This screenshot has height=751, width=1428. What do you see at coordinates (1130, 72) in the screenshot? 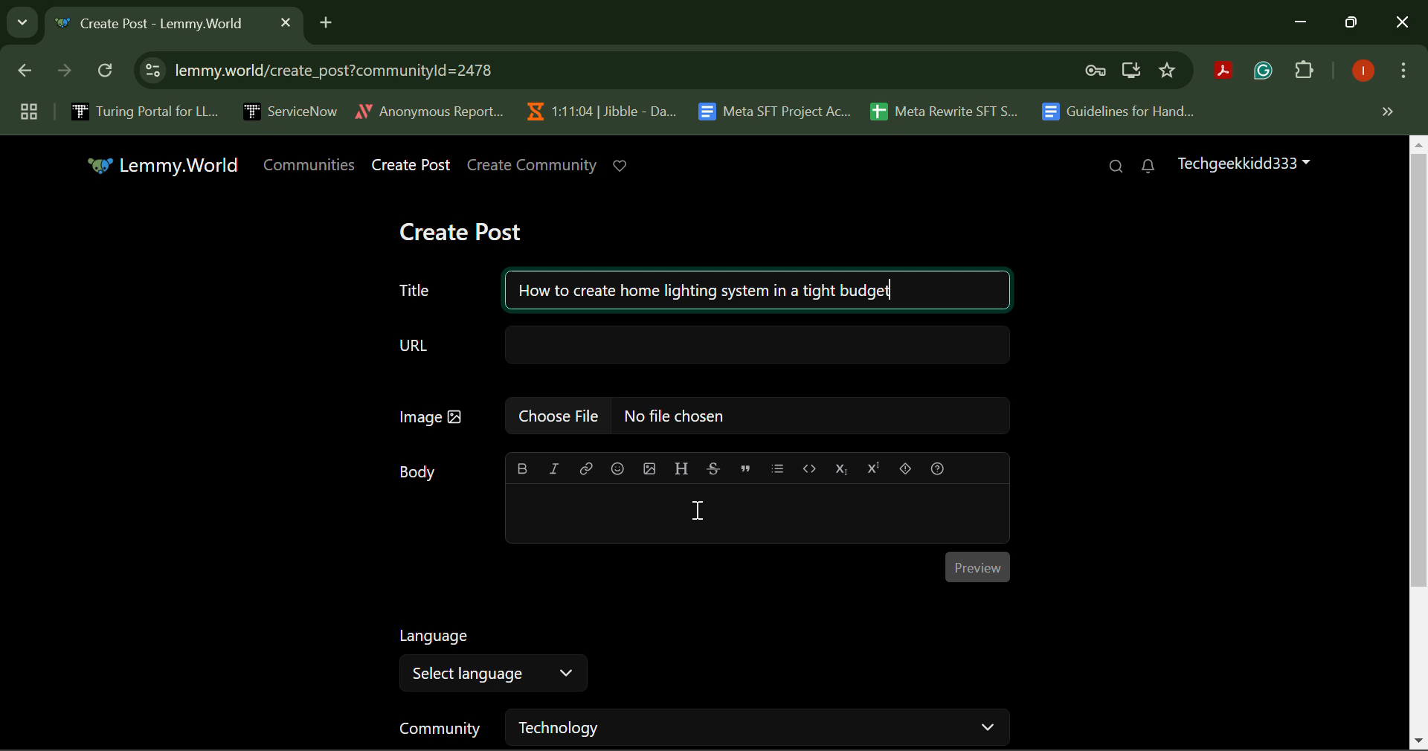
I see `Install Desktop Application` at bounding box center [1130, 72].